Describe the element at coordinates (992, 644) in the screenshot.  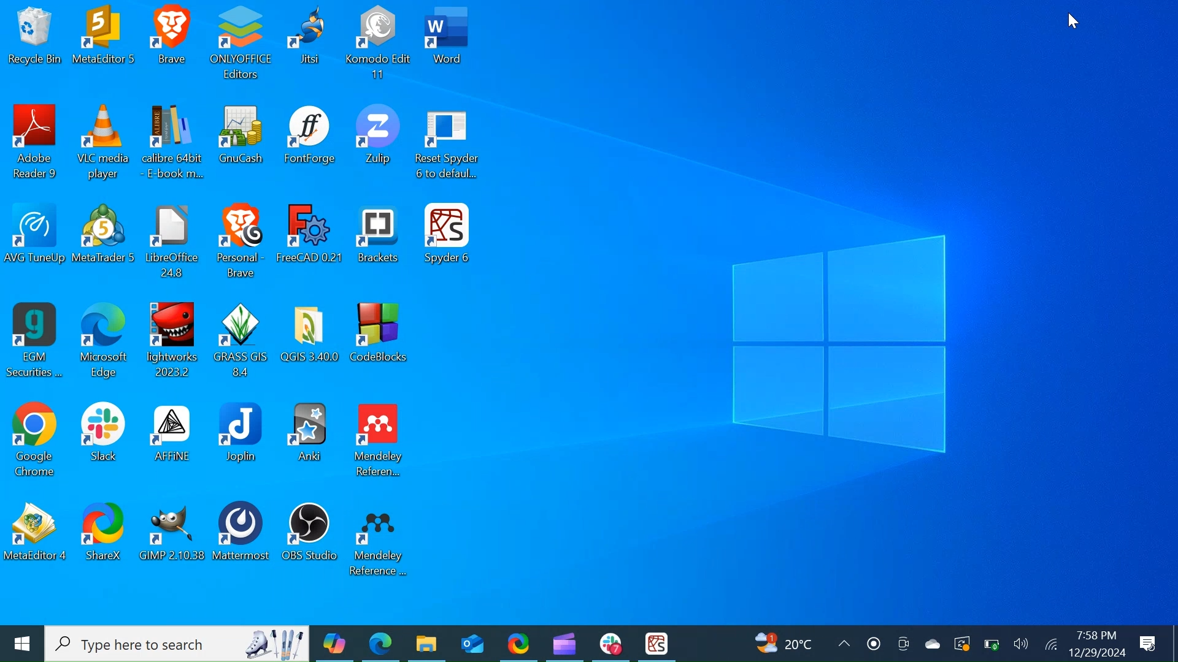
I see `Charge` at that location.